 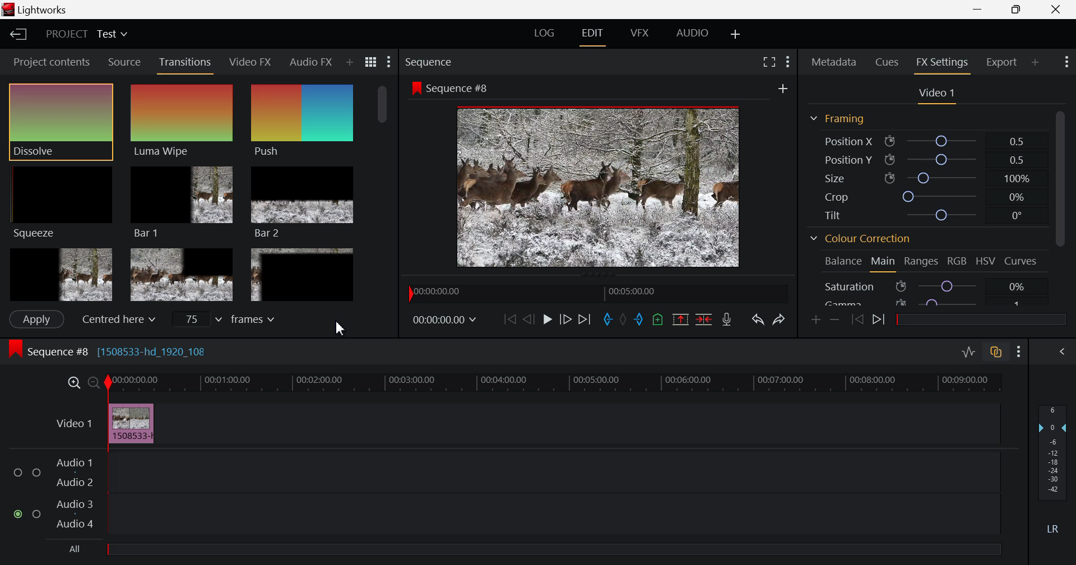 I want to click on Video Settings, so click(x=937, y=96).